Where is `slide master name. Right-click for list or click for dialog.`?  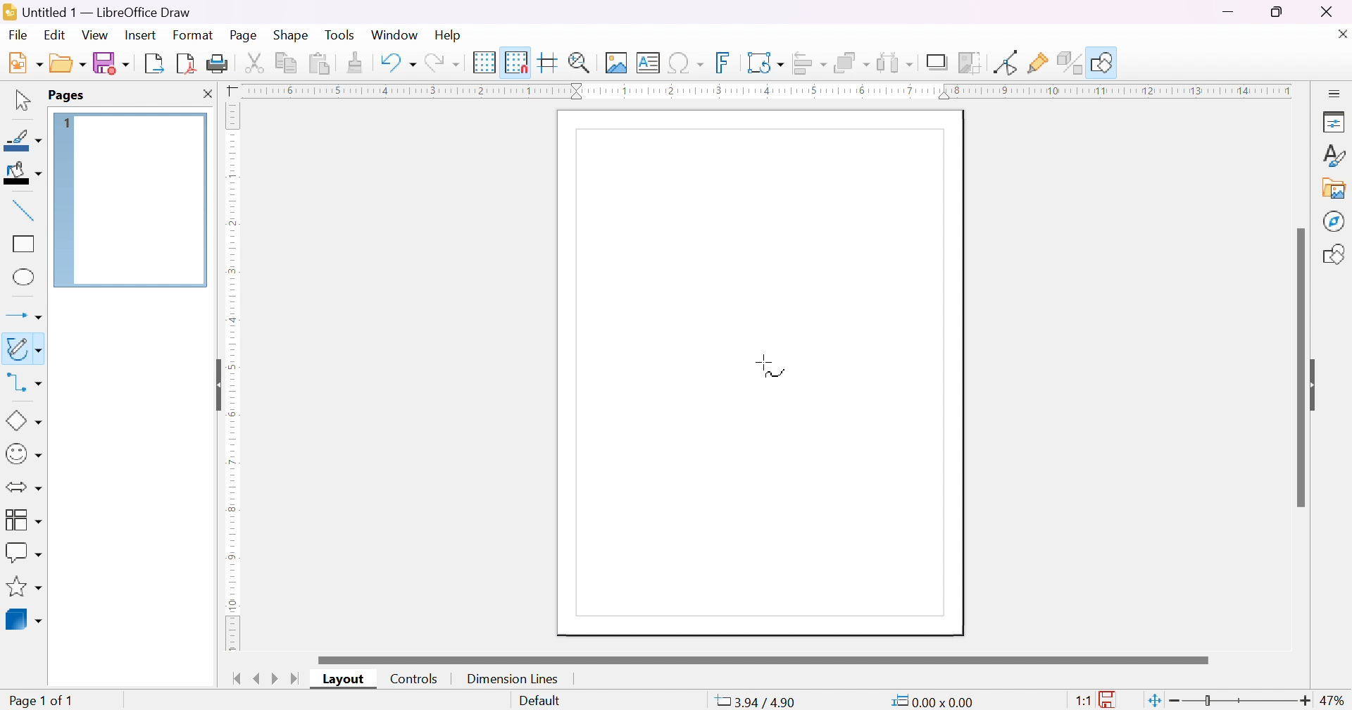
slide master name. Right-click for list or click for dialog. is located at coordinates (539, 702).